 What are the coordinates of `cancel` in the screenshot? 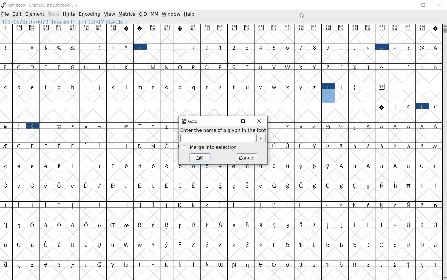 It's located at (248, 157).